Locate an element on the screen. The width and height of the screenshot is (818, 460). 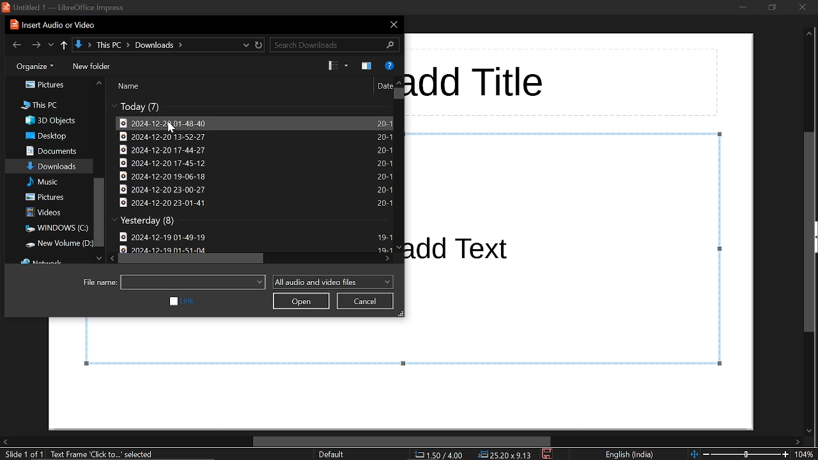
language is located at coordinates (630, 455).